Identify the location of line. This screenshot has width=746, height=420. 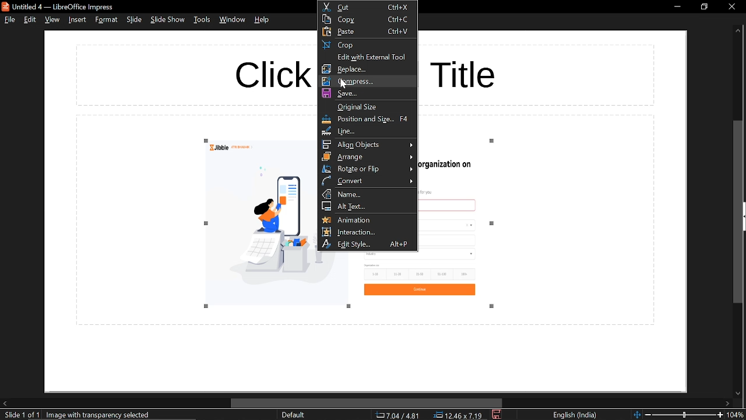
(367, 132).